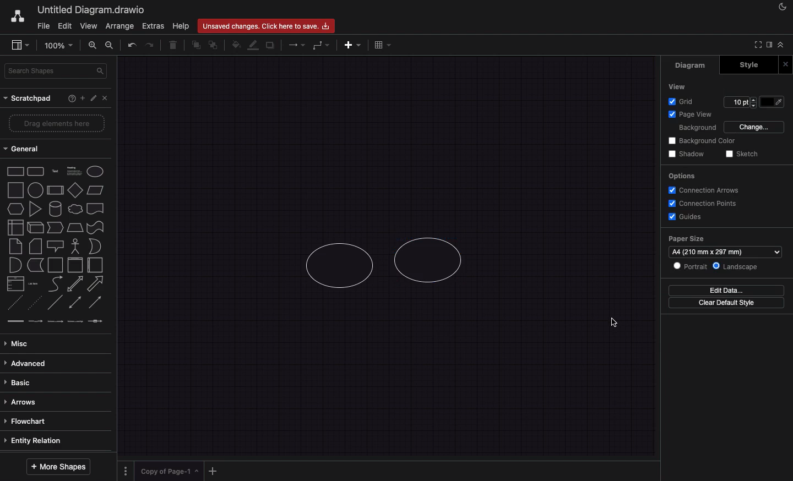  Describe the element at coordinates (13, 302) in the screenshot. I see `dashed line` at that location.